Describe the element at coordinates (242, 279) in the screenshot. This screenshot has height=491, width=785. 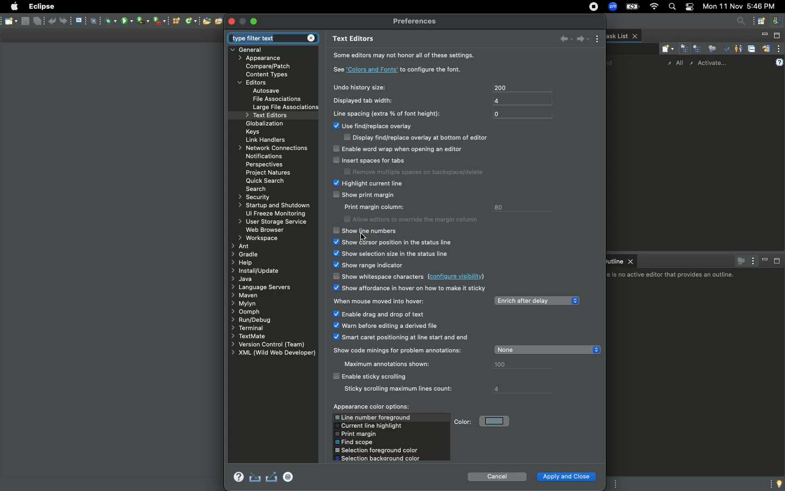
I see `Java` at that location.